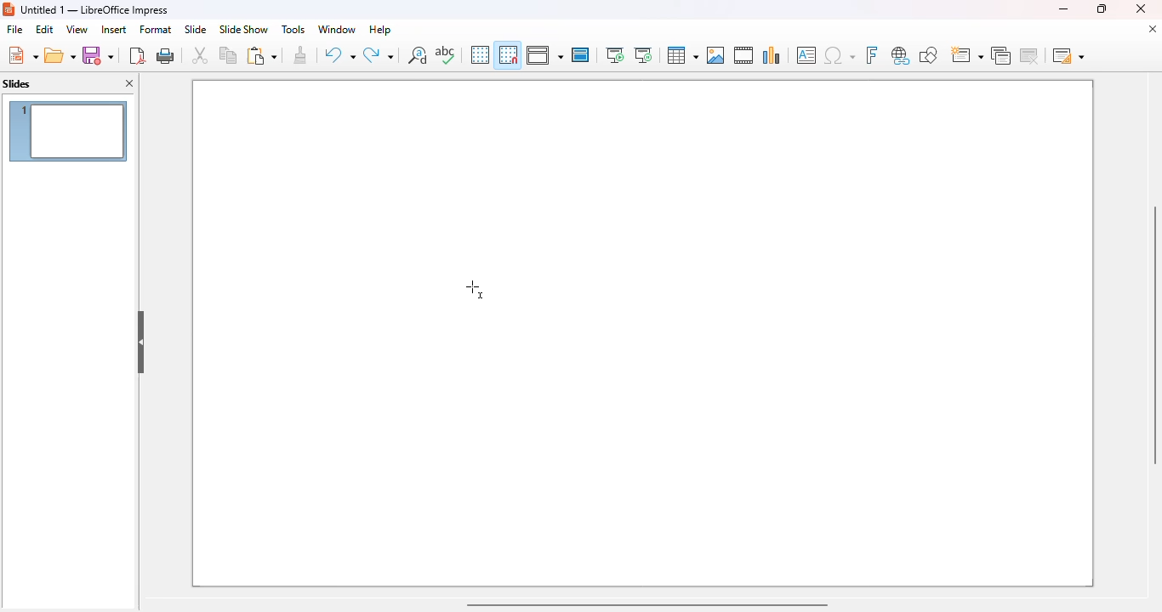  Describe the element at coordinates (1032, 55) in the screenshot. I see `delete slide` at that location.